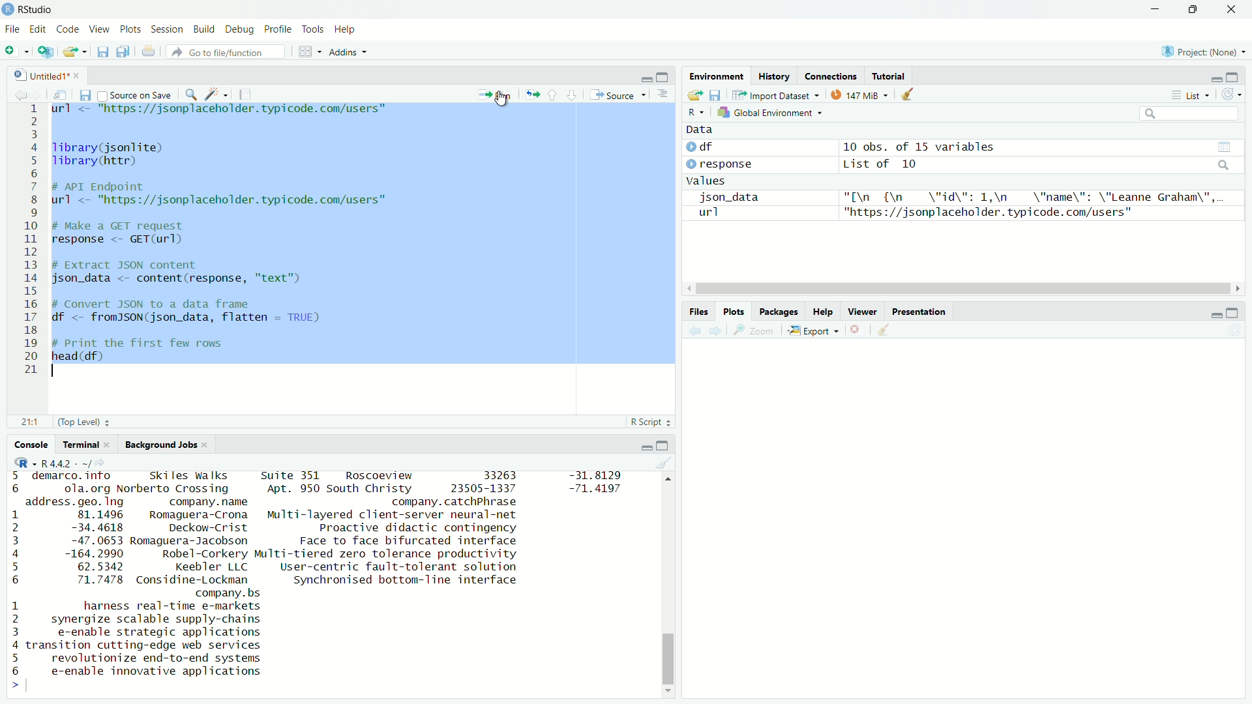 The height and width of the screenshot is (704, 1252). I want to click on values, so click(706, 181).